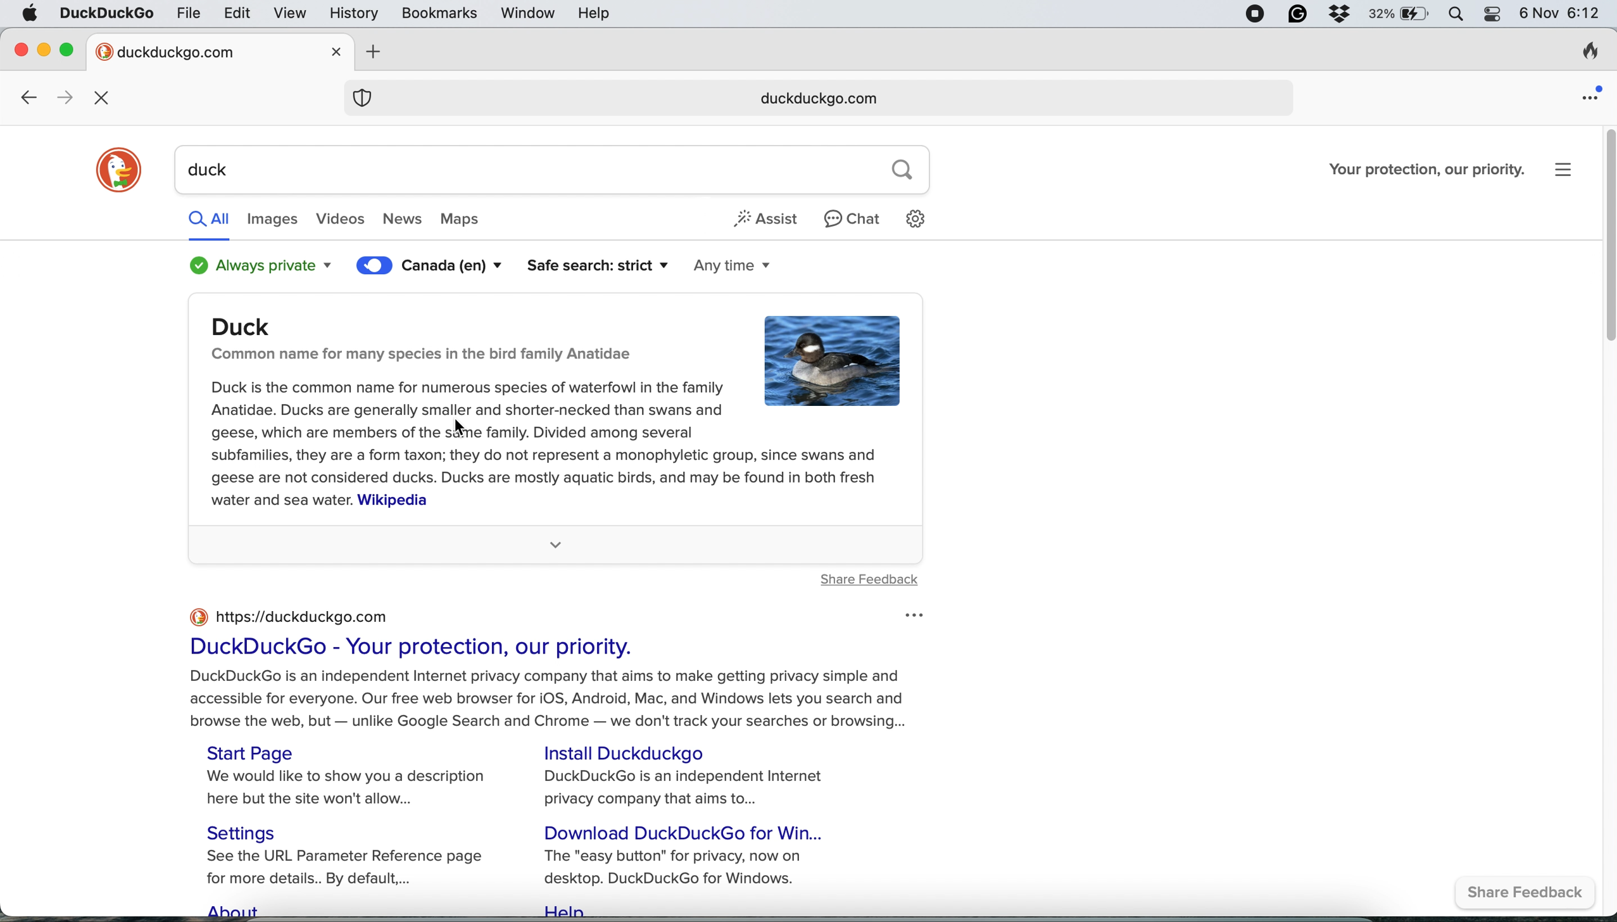 This screenshot has height=922, width=1617. I want to click on Duck, so click(252, 327).